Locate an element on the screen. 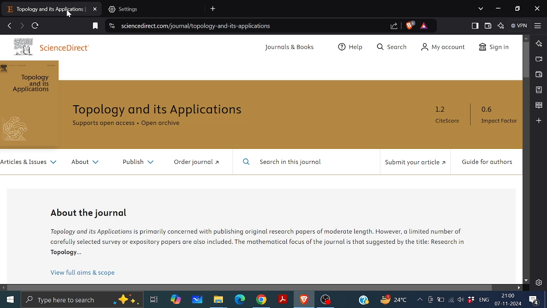 The height and width of the screenshot is (308, 547). Guide for authors is located at coordinates (488, 162).